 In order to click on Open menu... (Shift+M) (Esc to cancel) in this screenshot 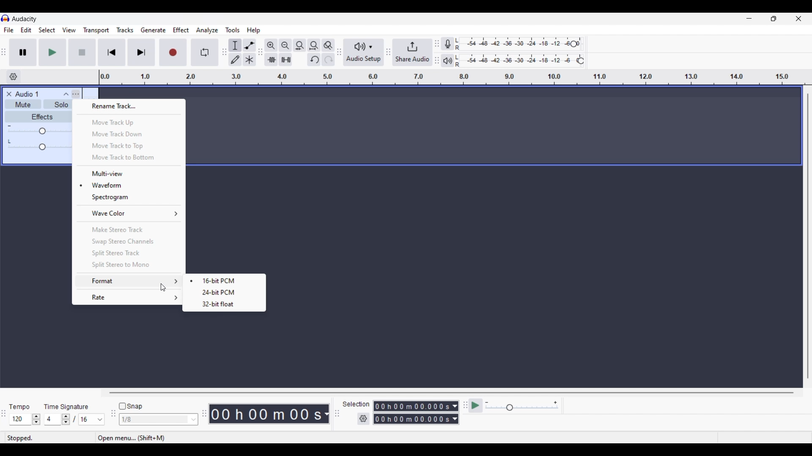, I will do `click(159, 438)`.